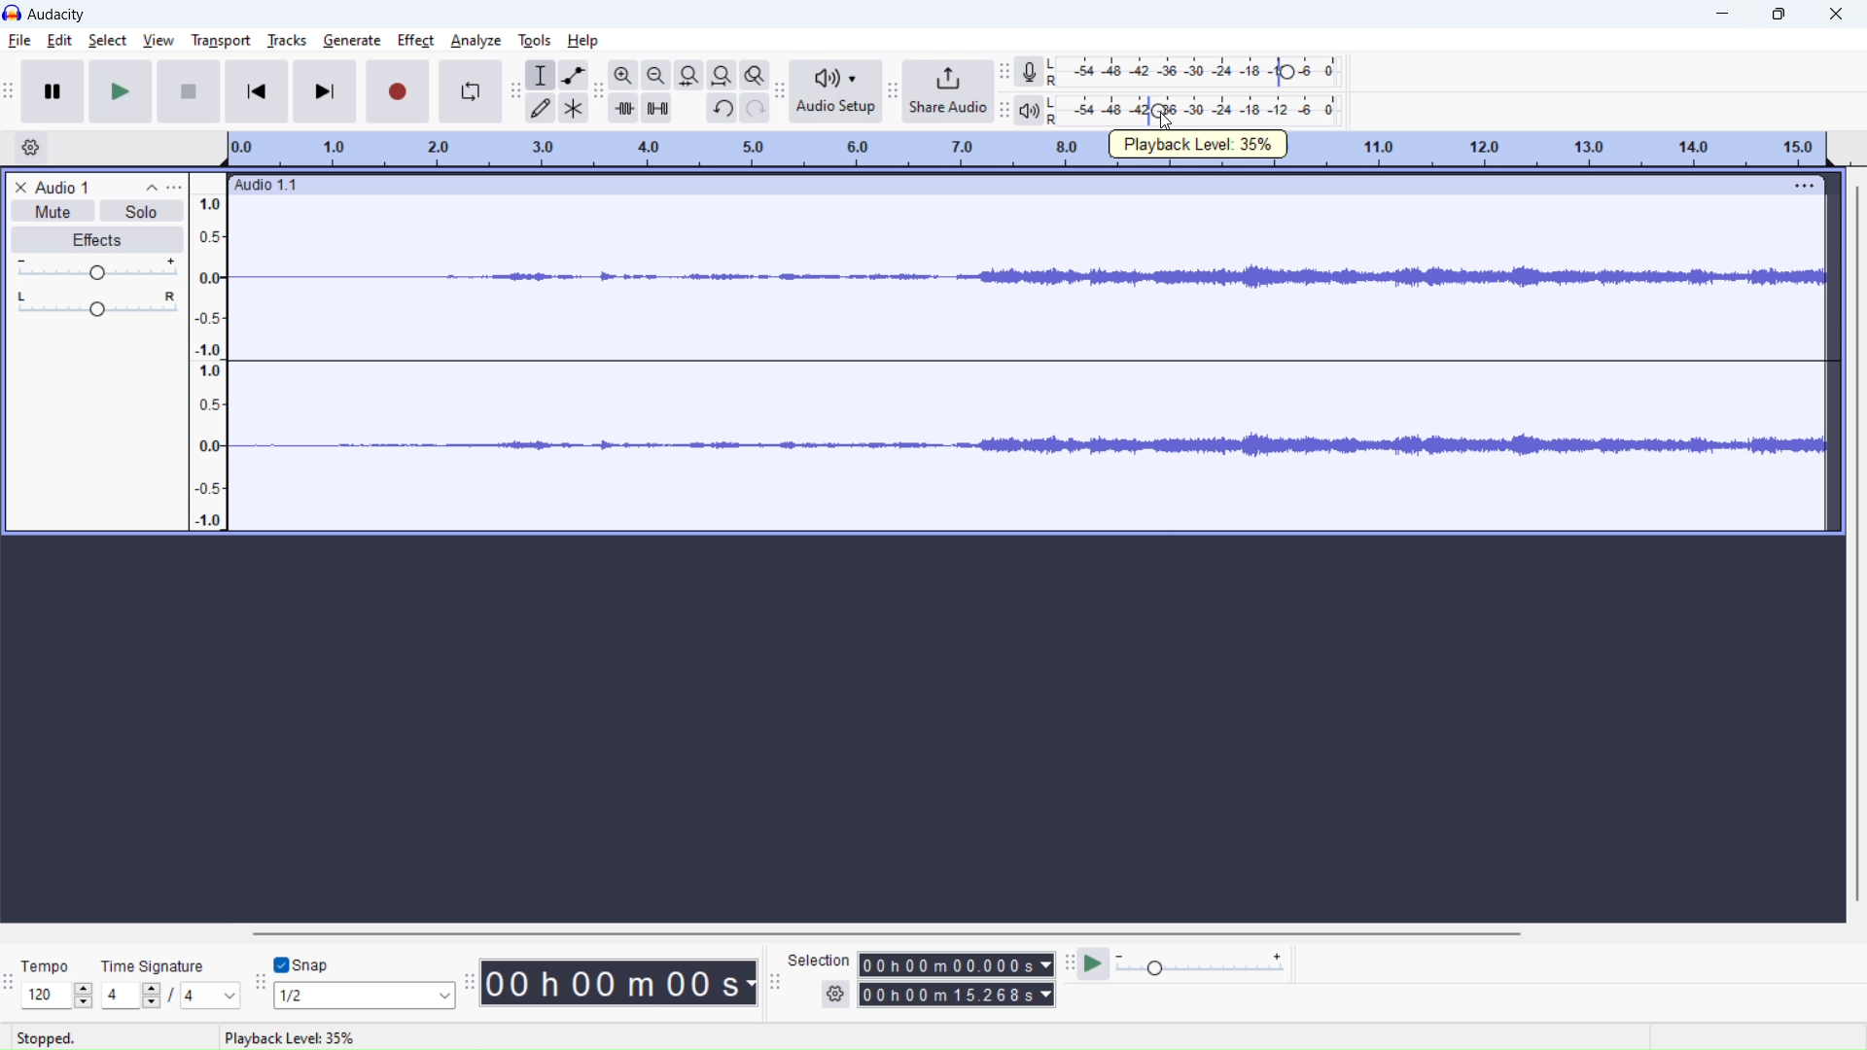 This screenshot has width=1867, height=1050. What do you see at coordinates (170, 995) in the screenshot?
I see `time signature` at bounding box center [170, 995].